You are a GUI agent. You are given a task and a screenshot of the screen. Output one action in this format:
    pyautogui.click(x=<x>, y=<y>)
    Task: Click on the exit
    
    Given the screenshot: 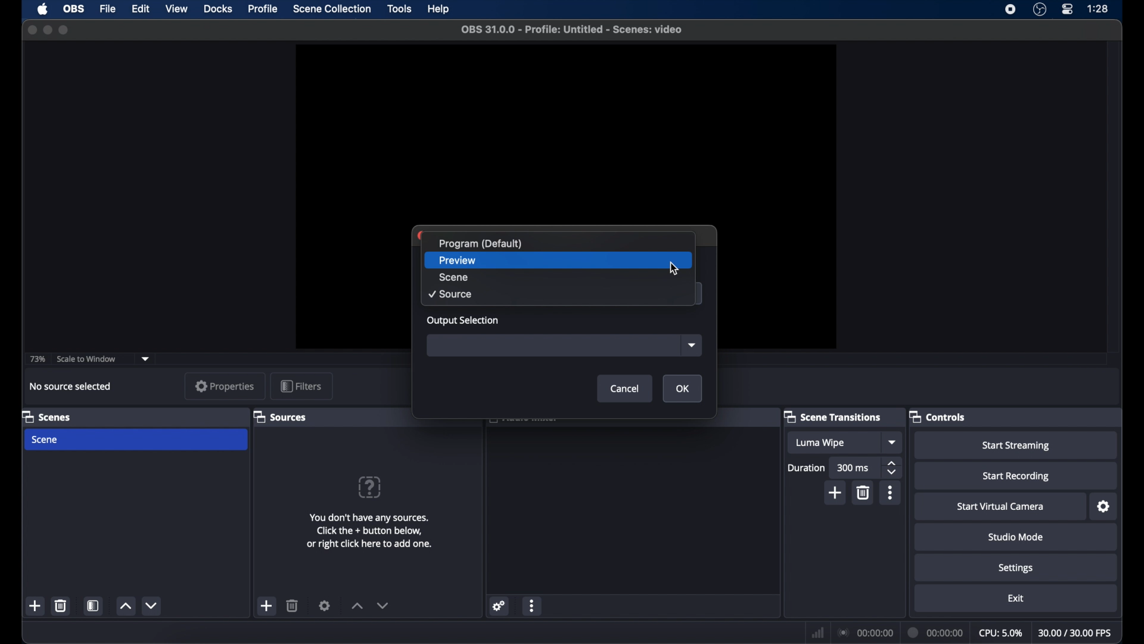 What is the action you would take?
    pyautogui.click(x=1015, y=598)
    